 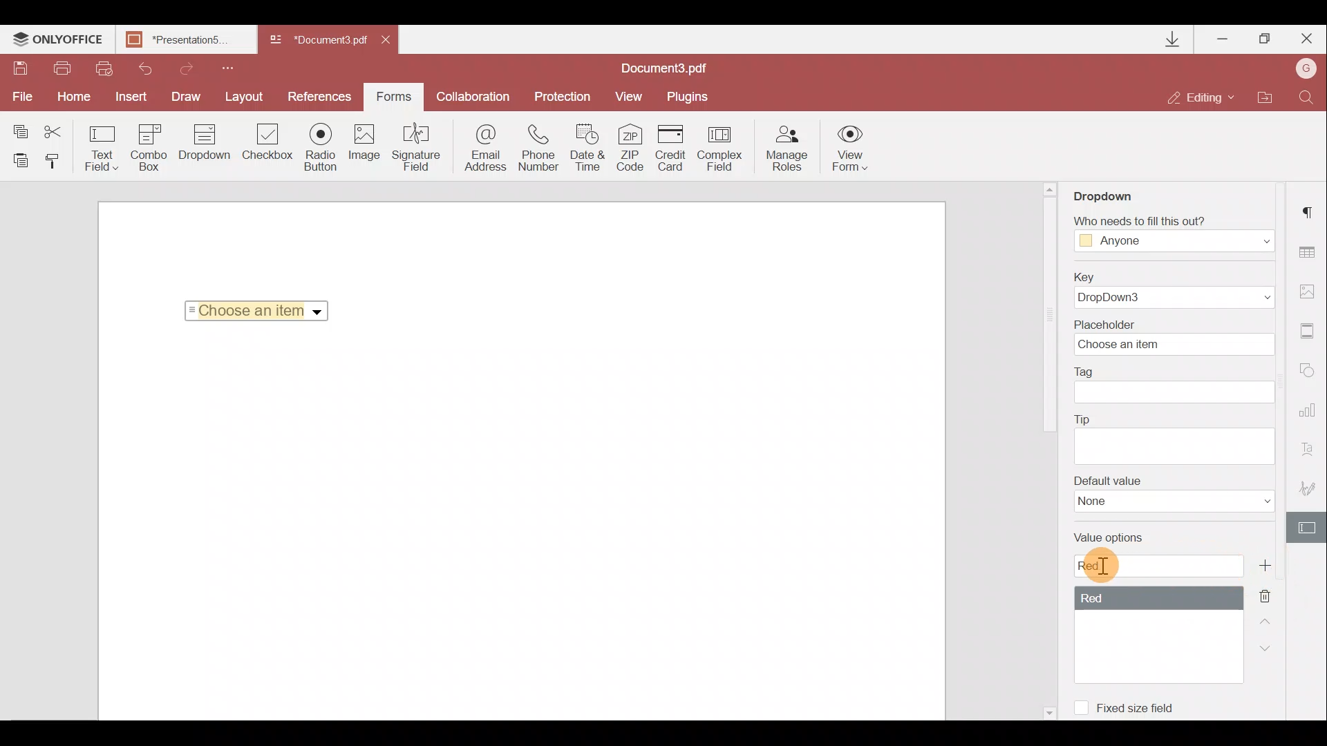 I want to click on Signature settings, so click(x=1306, y=484).